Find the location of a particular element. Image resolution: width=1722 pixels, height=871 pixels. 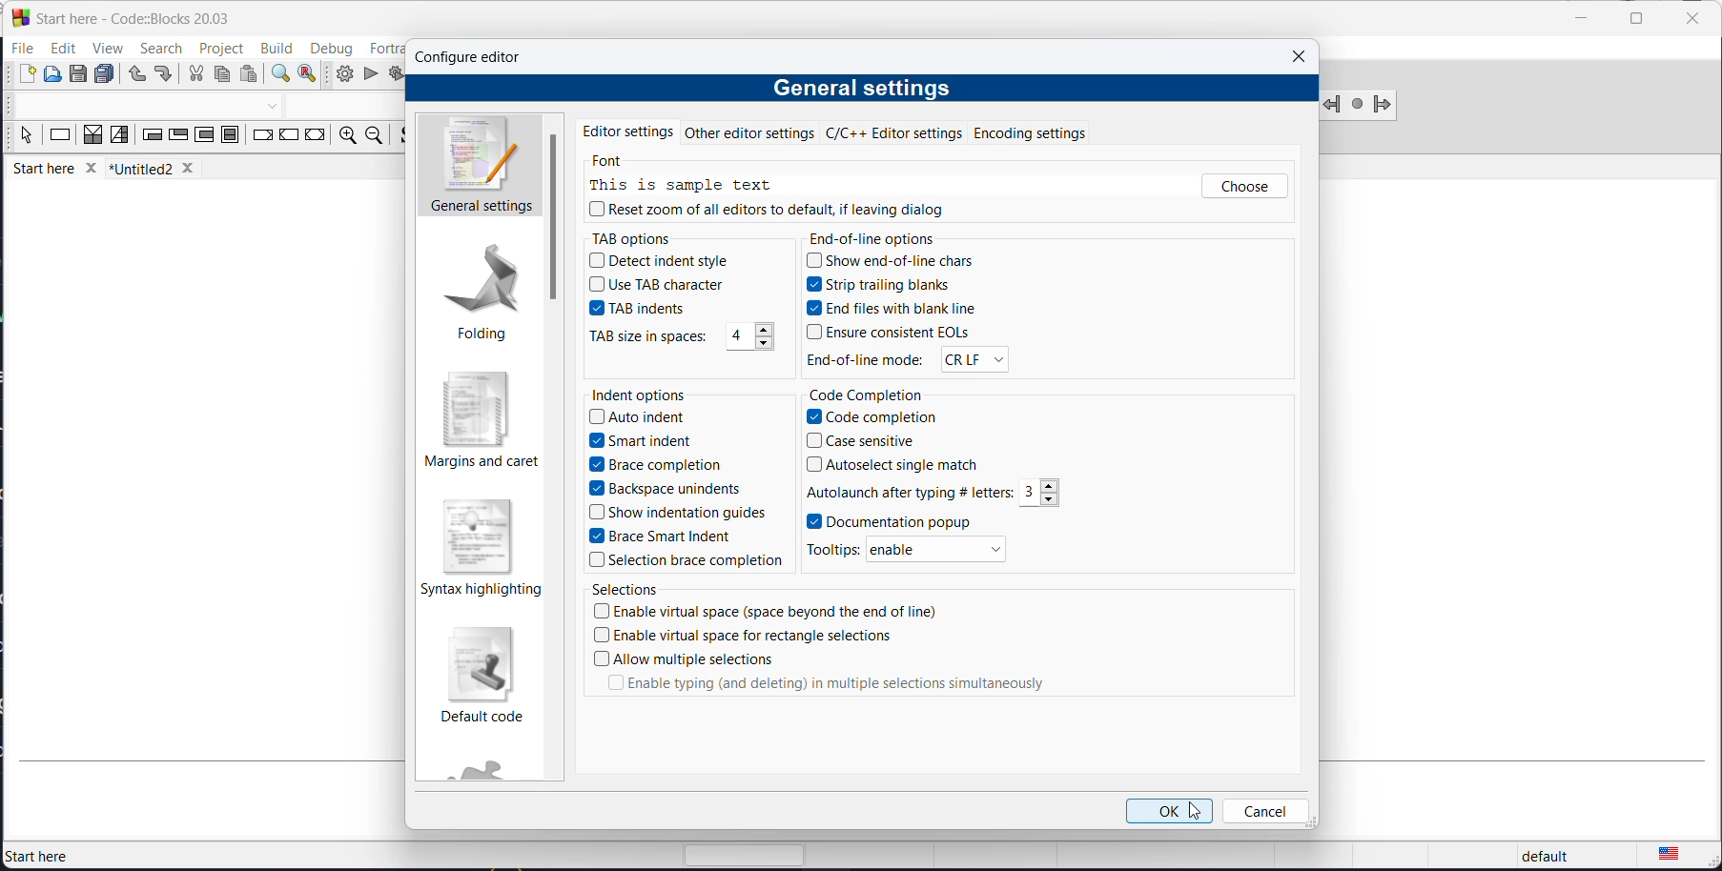

source comment is located at coordinates (403, 136).